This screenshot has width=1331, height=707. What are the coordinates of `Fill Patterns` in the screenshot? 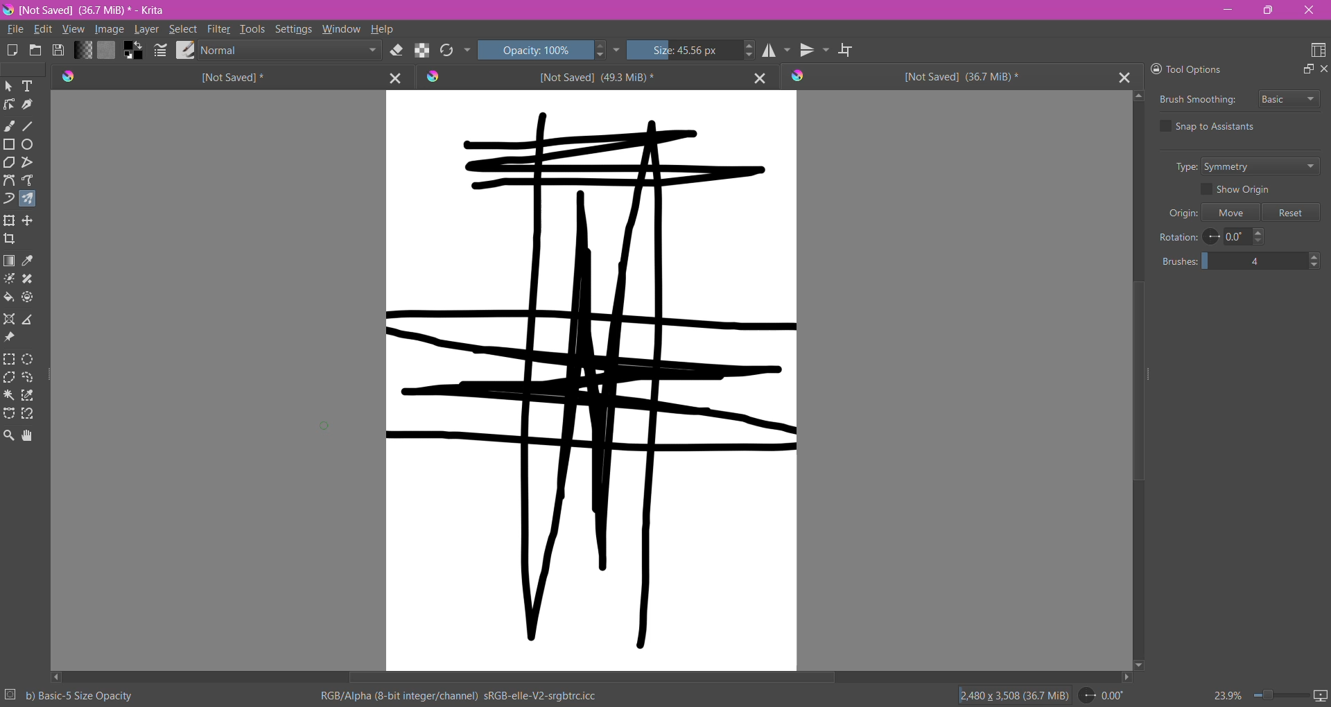 It's located at (107, 50).